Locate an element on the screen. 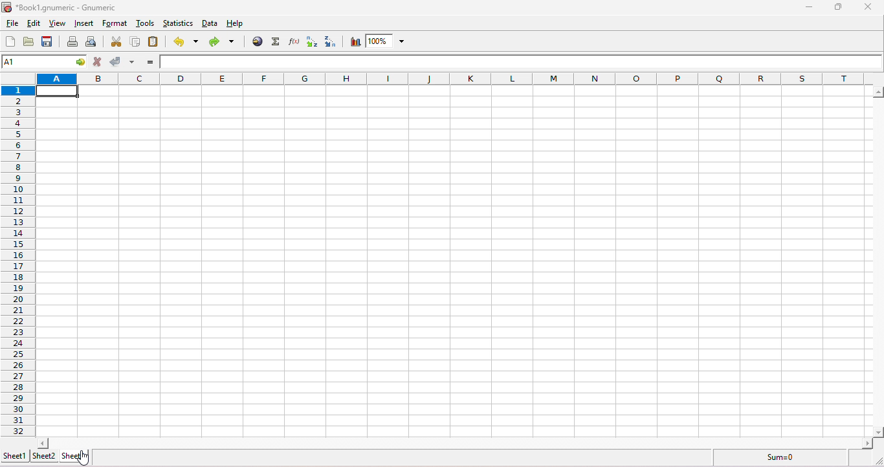 The width and height of the screenshot is (884, 467). cells is located at coordinates (443, 257).